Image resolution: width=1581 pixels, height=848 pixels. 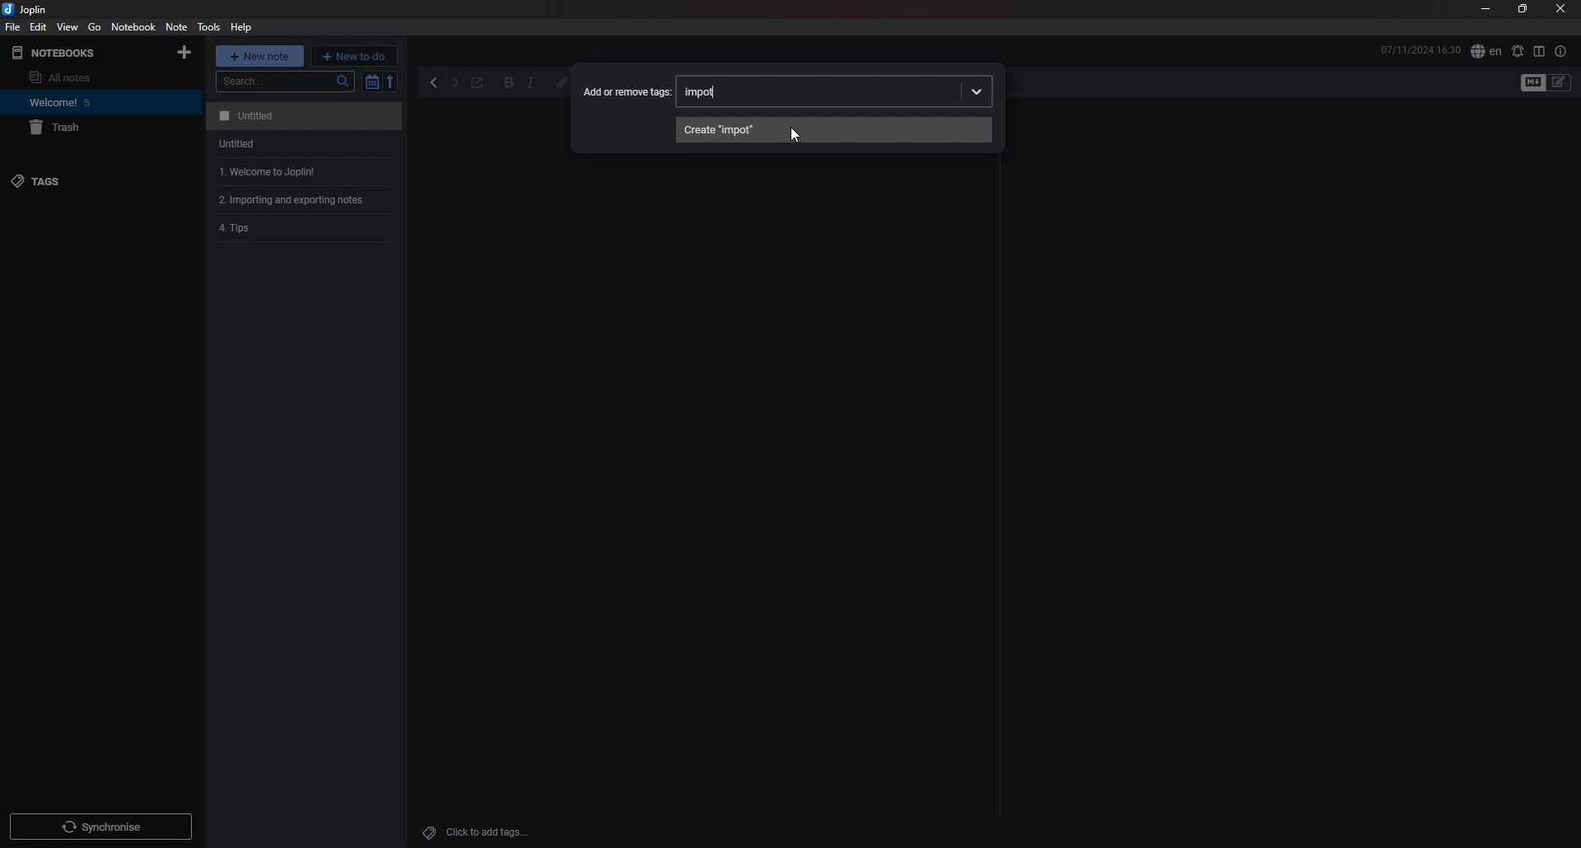 I want to click on notebook, so click(x=83, y=102).